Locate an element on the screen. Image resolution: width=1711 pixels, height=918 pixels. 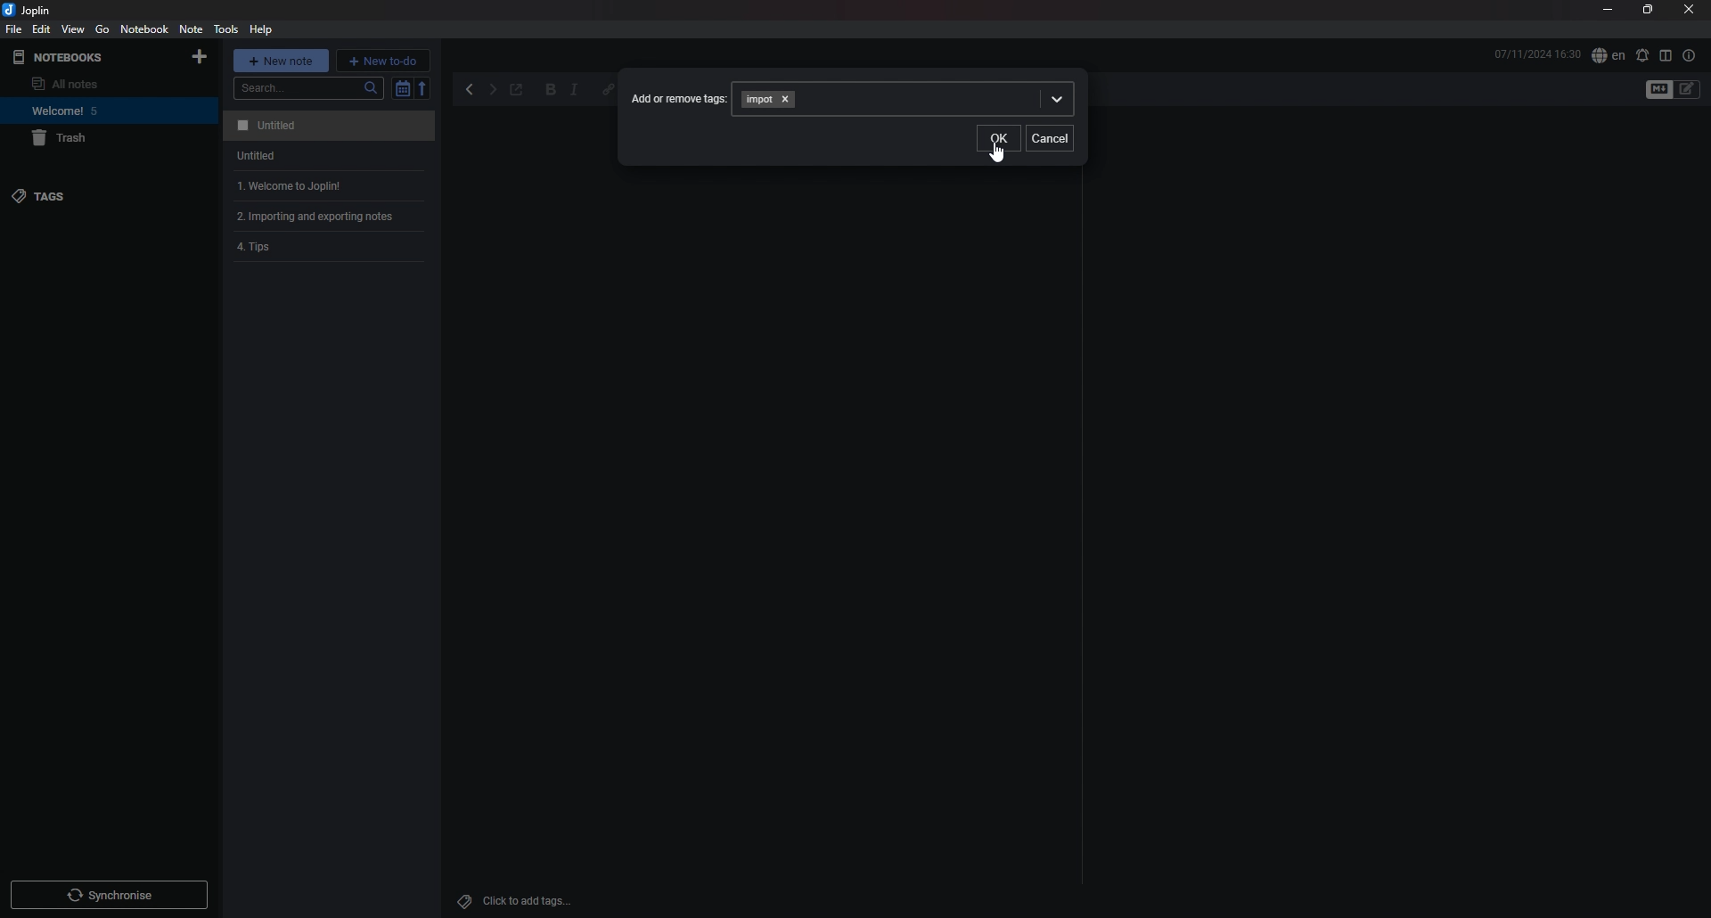
Cancel is located at coordinates (1052, 137).